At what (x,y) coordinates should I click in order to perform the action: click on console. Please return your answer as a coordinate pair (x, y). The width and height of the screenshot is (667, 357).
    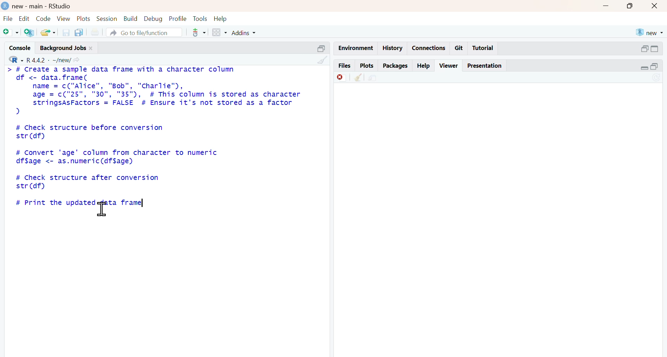
    Looking at the image, I should click on (20, 48).